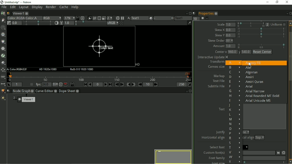 Image resolution: width=292 pixels, height=164 pixels. I want to click on Display, so click(37, 8).